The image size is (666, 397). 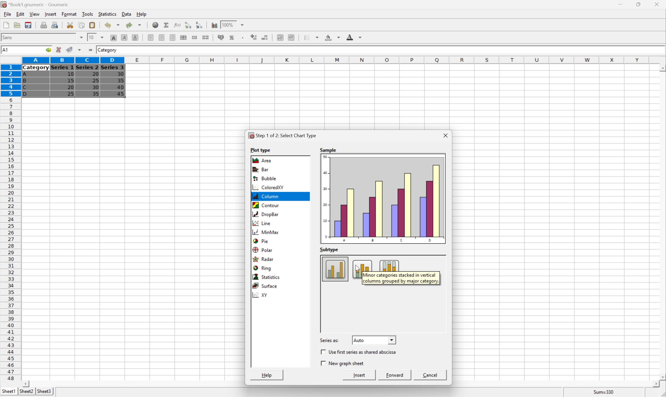 What do you see at coordinates (188, 25) in the screenshot?
I see `Sort the selected region in ascending order based on the first column selected` at bounding box center [188, 25].